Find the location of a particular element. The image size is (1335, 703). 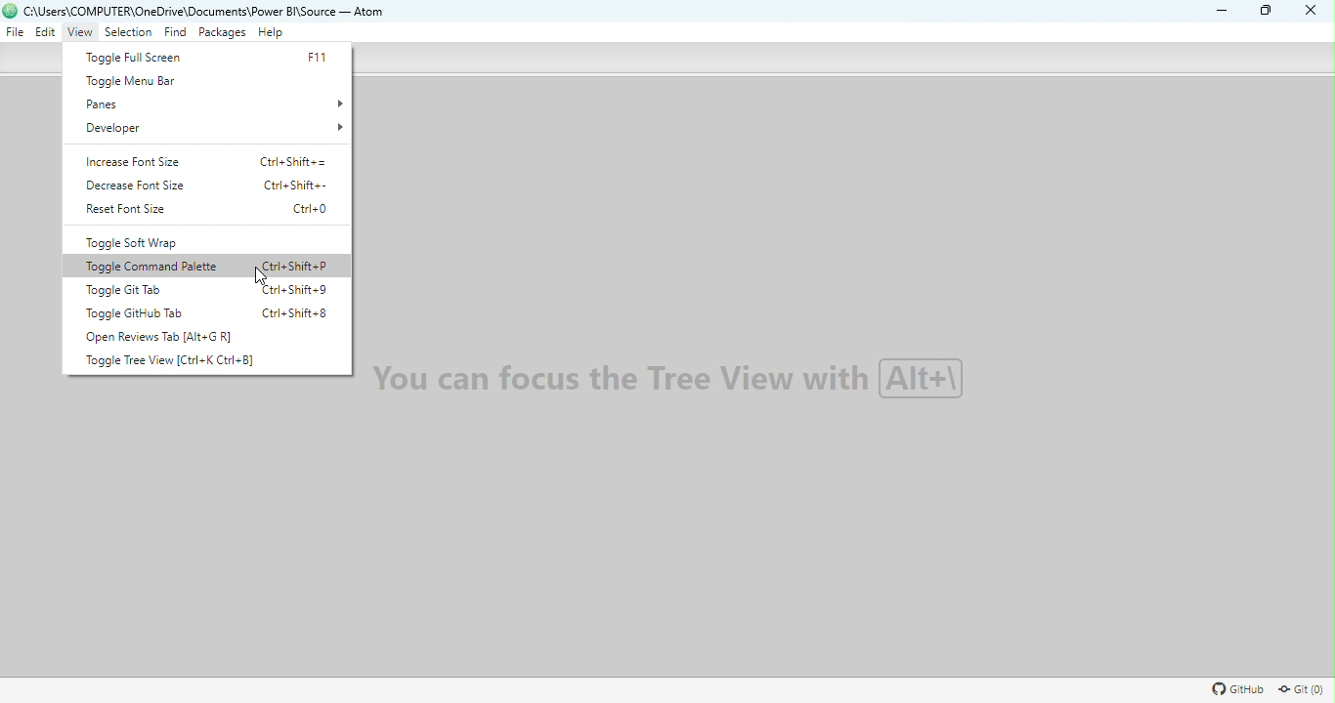

File is located at coordinates (15, 32).